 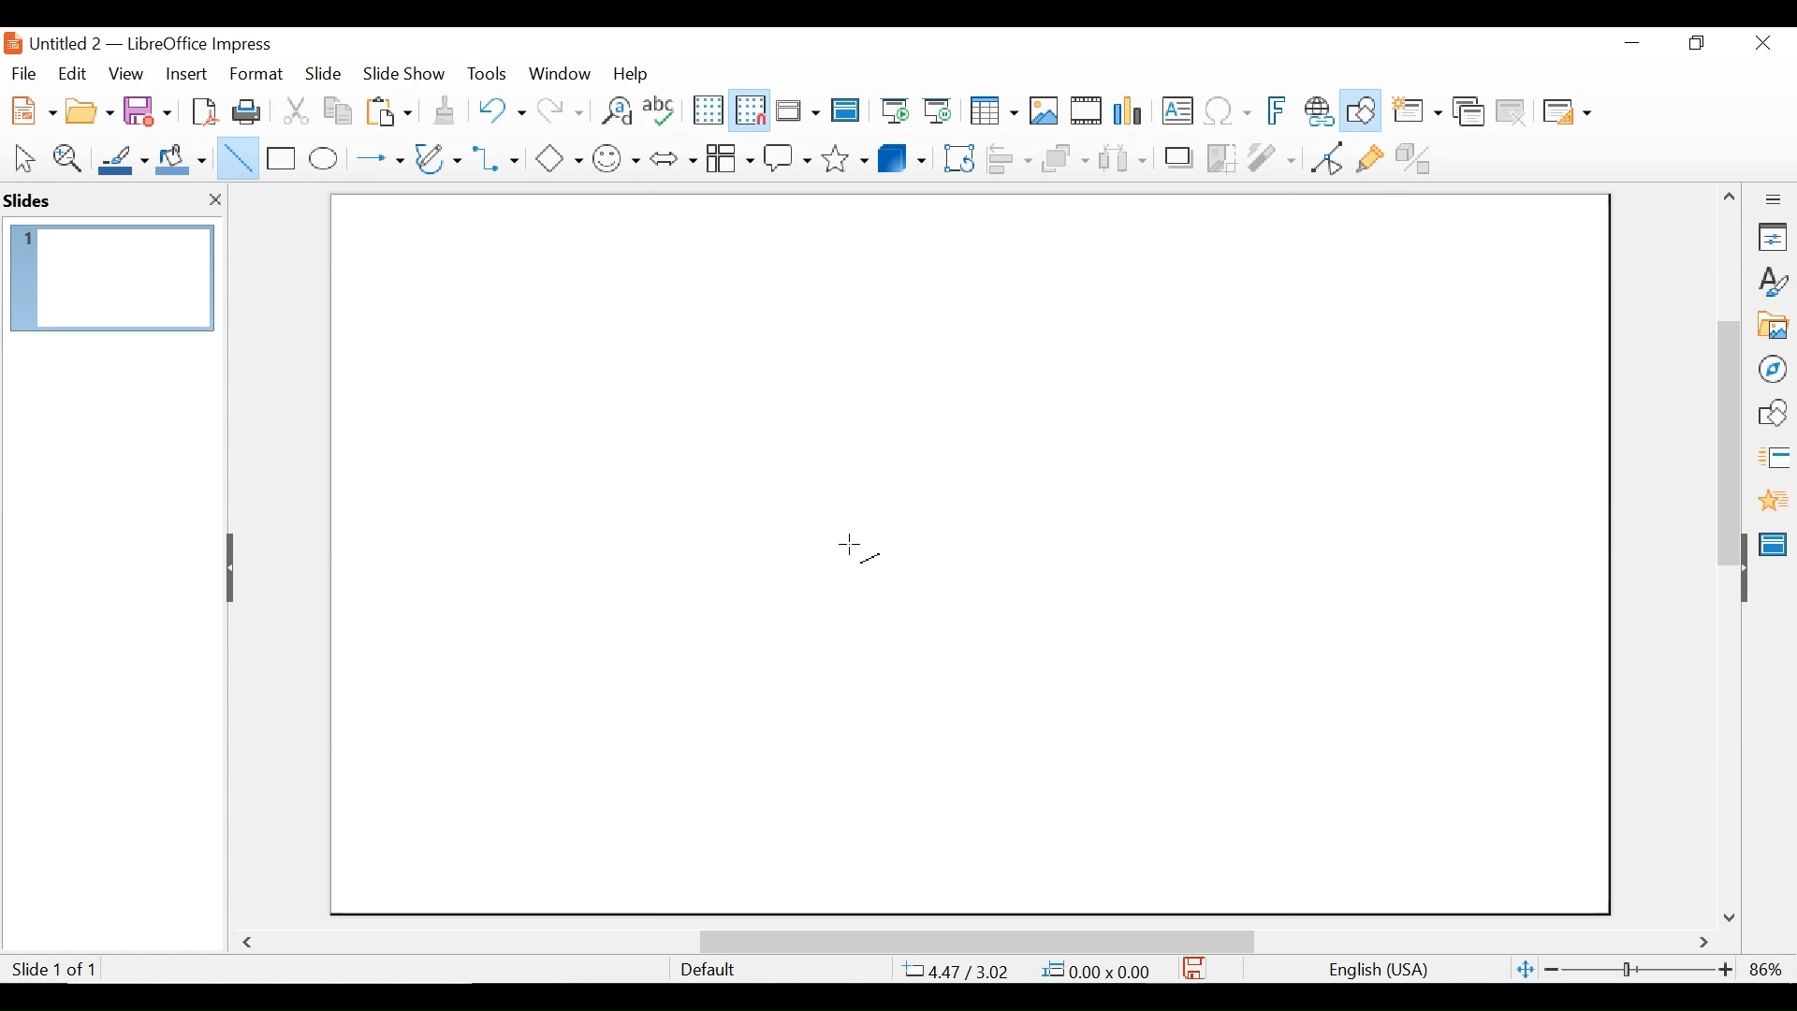 I want to click on Help, so click(x=636, y=73).